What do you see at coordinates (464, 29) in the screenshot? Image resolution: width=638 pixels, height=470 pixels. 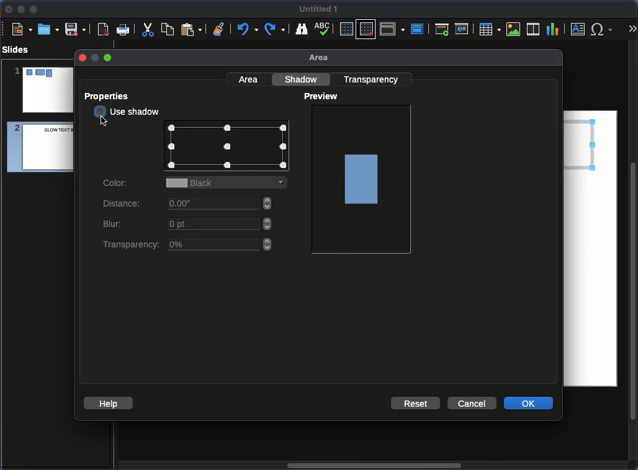 I see `Current slide` at bounding box center [464, 29].